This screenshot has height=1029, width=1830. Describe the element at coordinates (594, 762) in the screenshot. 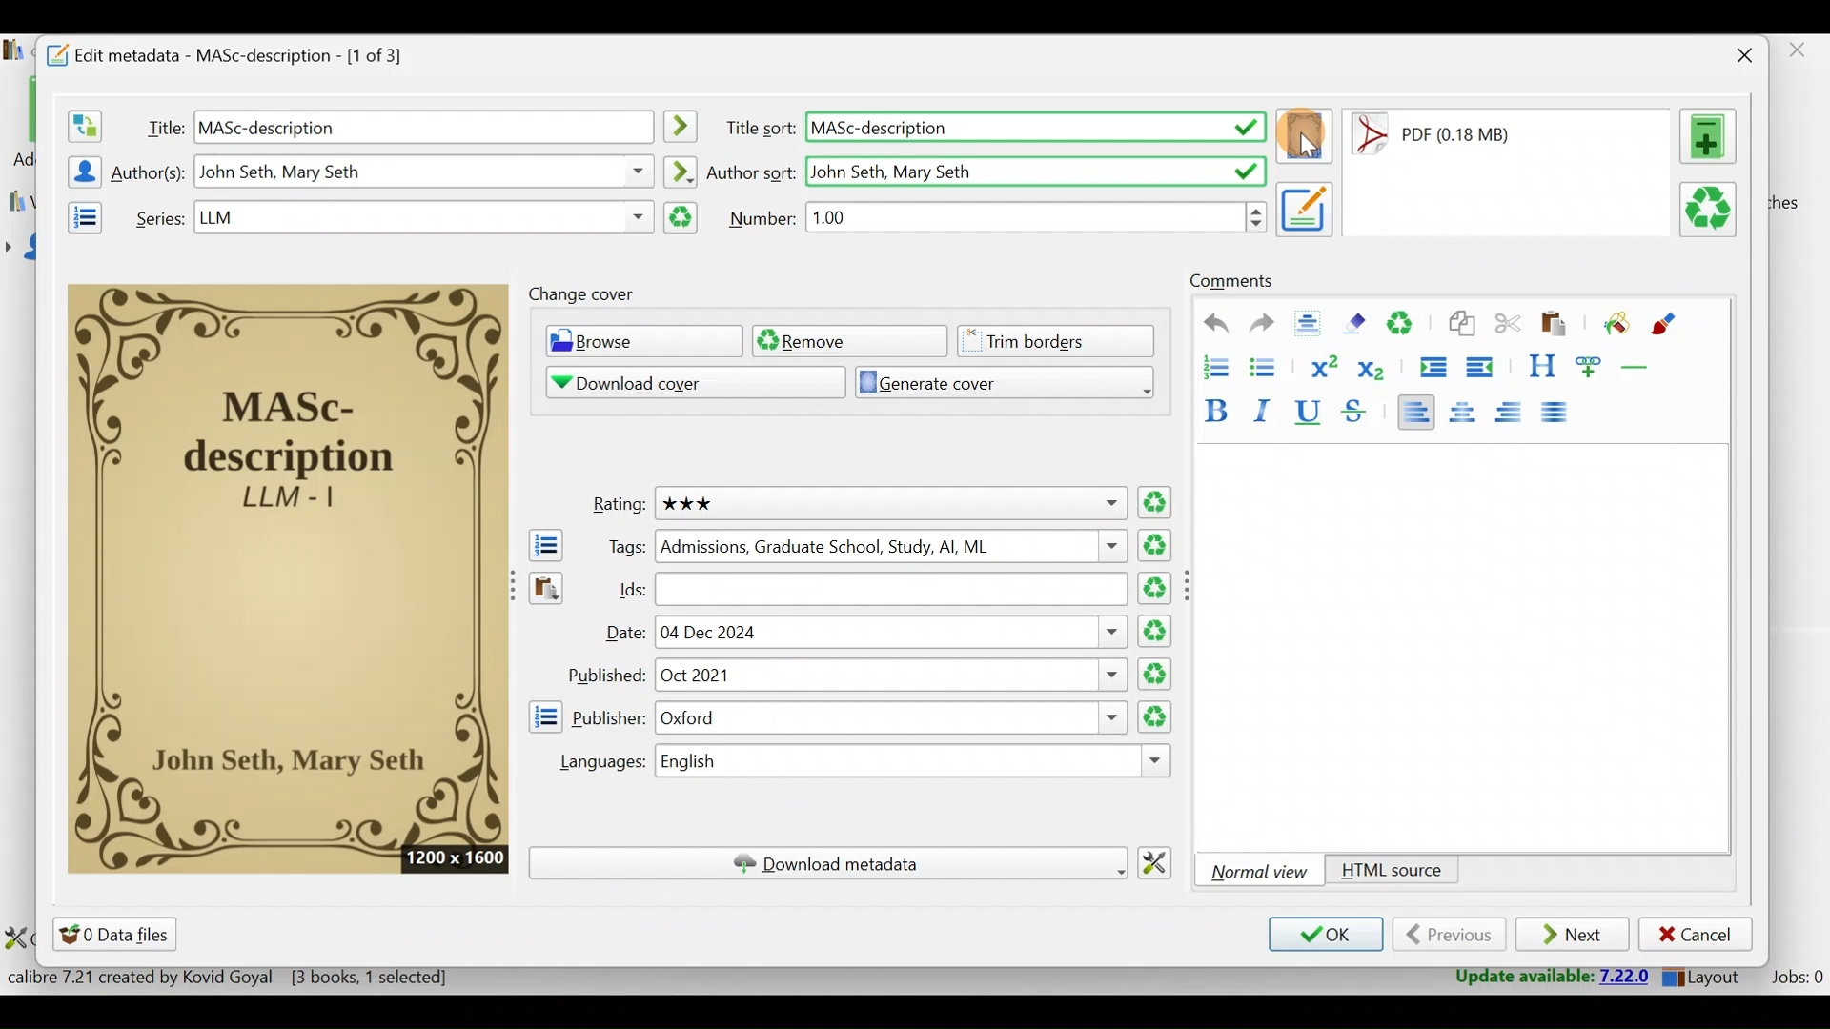

I see `Languages` at that location.